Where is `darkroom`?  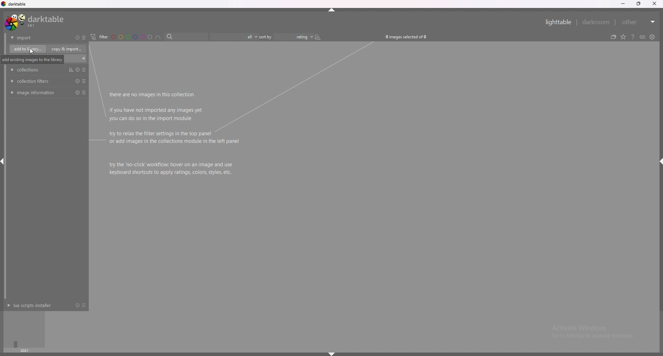 darkroom is located at coordinates (596, 22).